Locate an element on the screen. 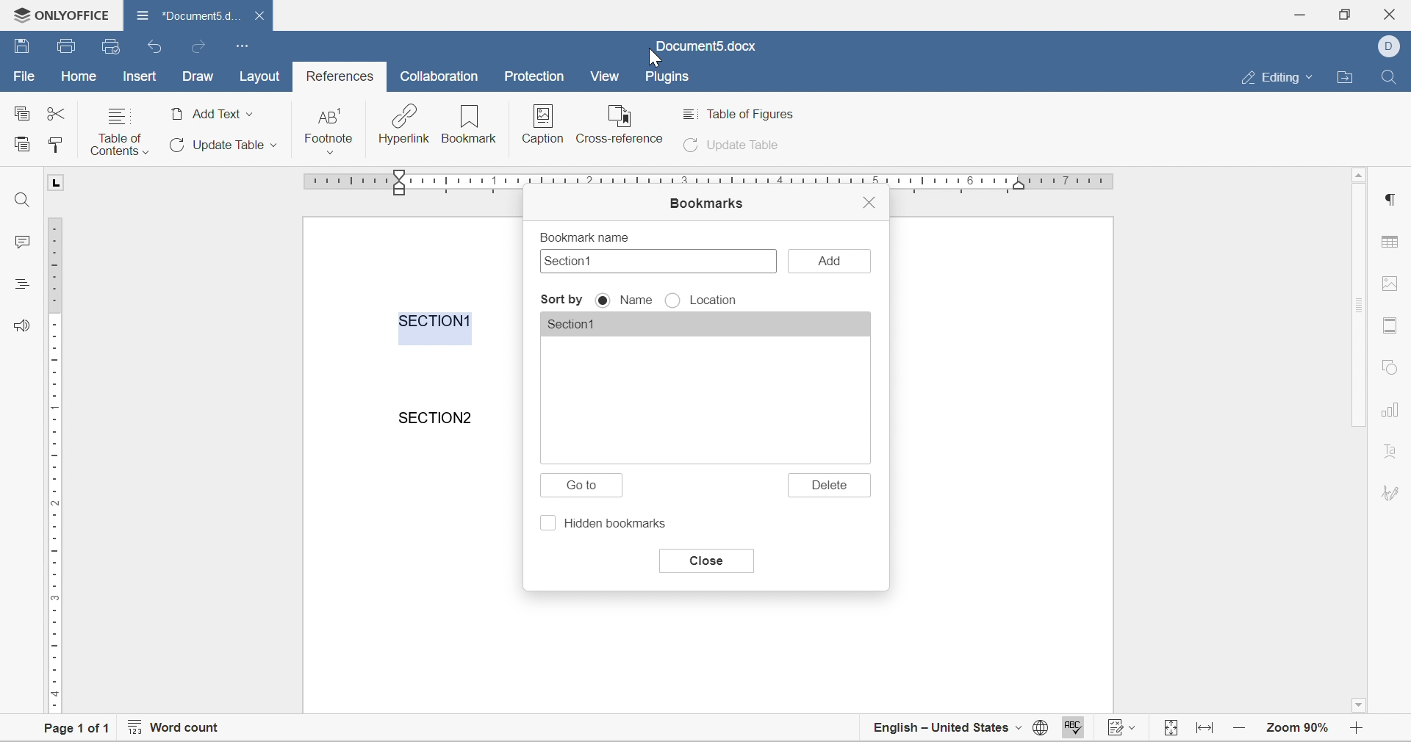 The image size is (1411, 742). text art settings is located at coordinates (1391, 450).